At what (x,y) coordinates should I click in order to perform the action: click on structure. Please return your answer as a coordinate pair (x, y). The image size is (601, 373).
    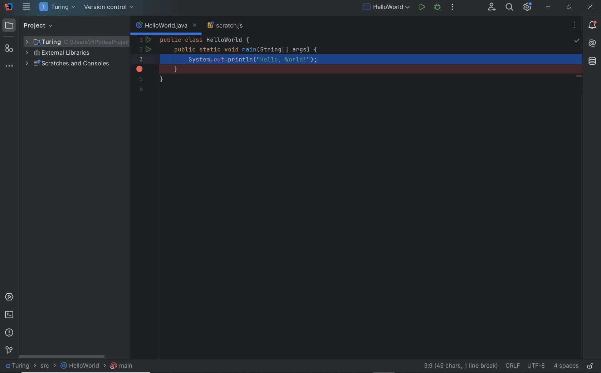
    Looking at the image, I should click on (9, 50).